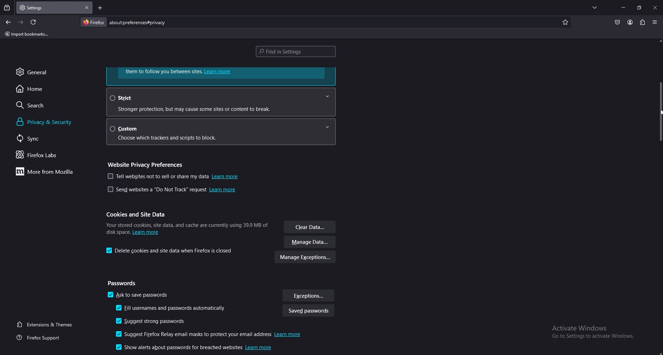 This screenshot has height=355, width=663. Describe the element at coordinates (306, 258) in the screenshot. I see `manage exceptions` at that location.